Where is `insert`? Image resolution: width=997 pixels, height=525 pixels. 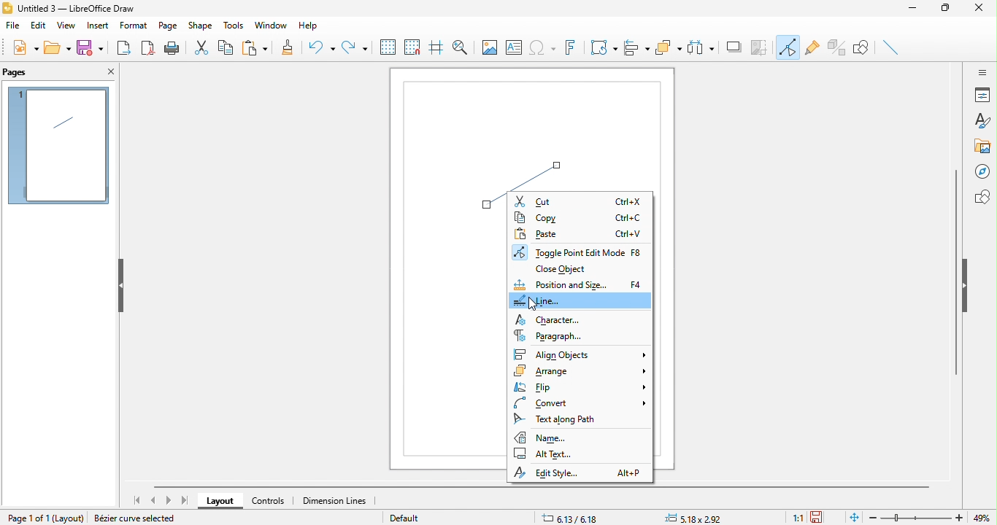
insert is located at coordinates (96, 27).